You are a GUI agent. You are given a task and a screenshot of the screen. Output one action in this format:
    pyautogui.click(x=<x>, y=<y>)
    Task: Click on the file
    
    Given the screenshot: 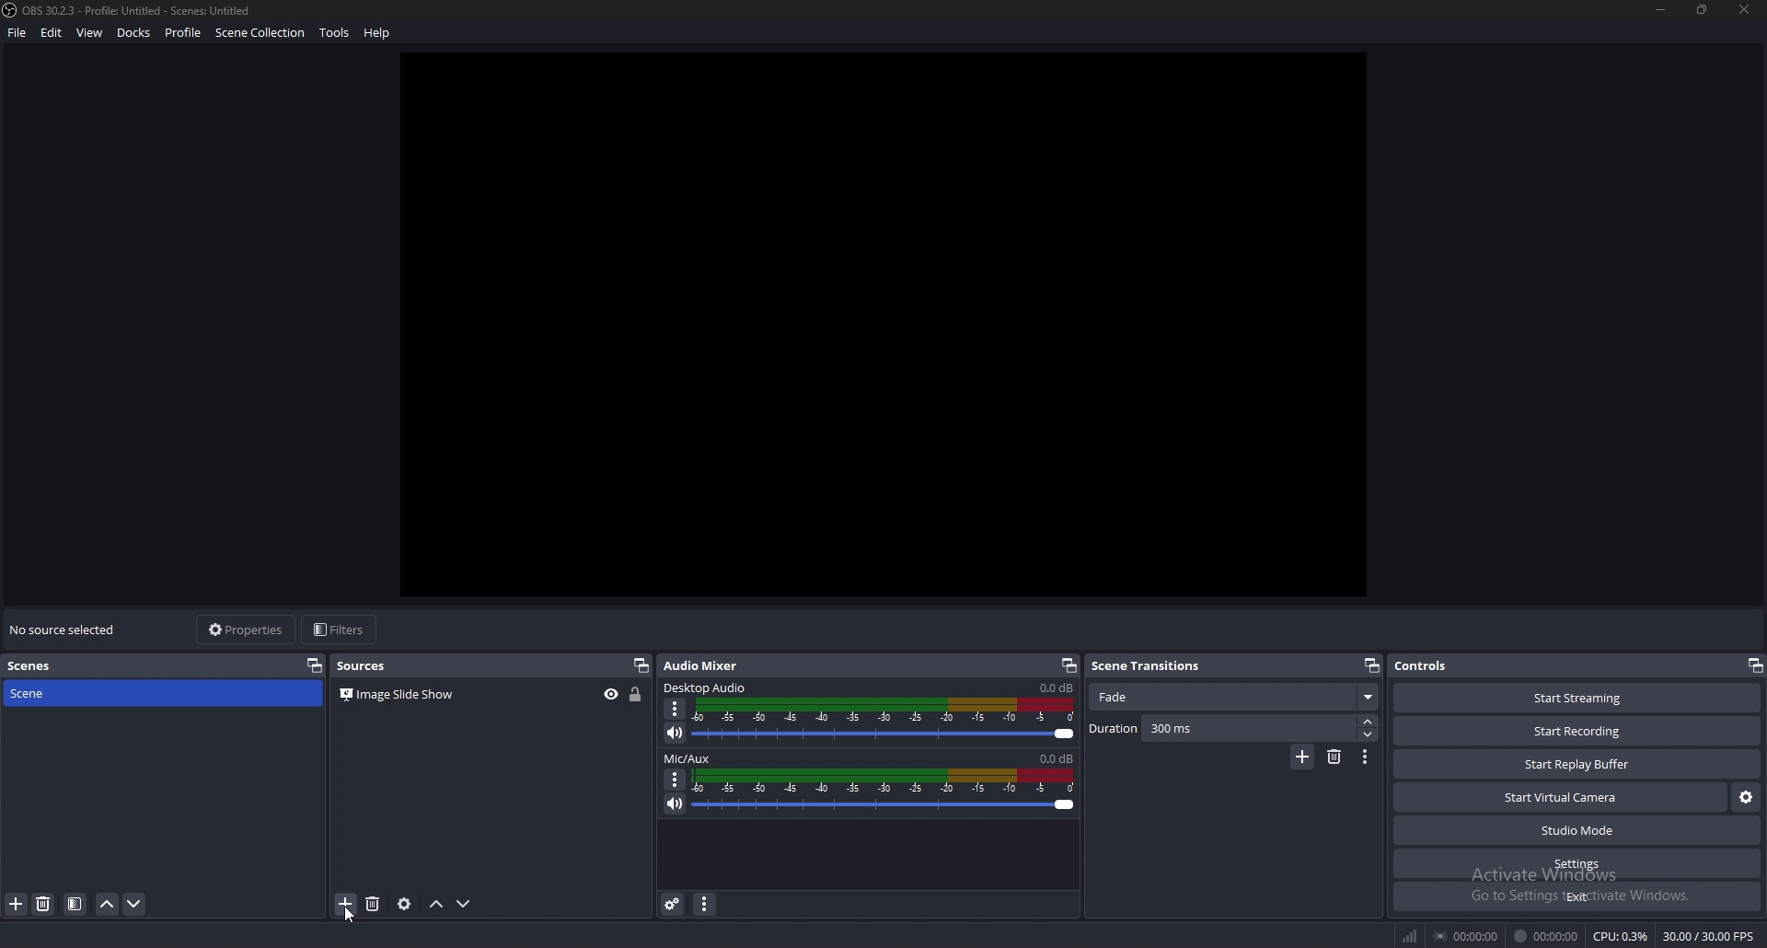 What is the action you would take?
    pyautogui.click(x=17, y=33)
    